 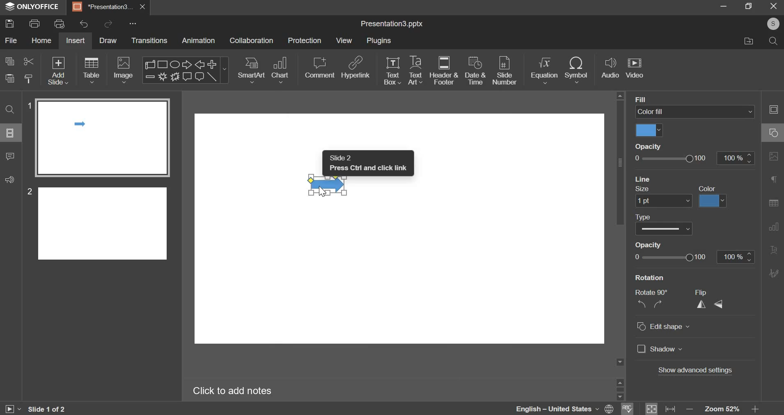 I want to click on paste, so click(x=9, y=78).